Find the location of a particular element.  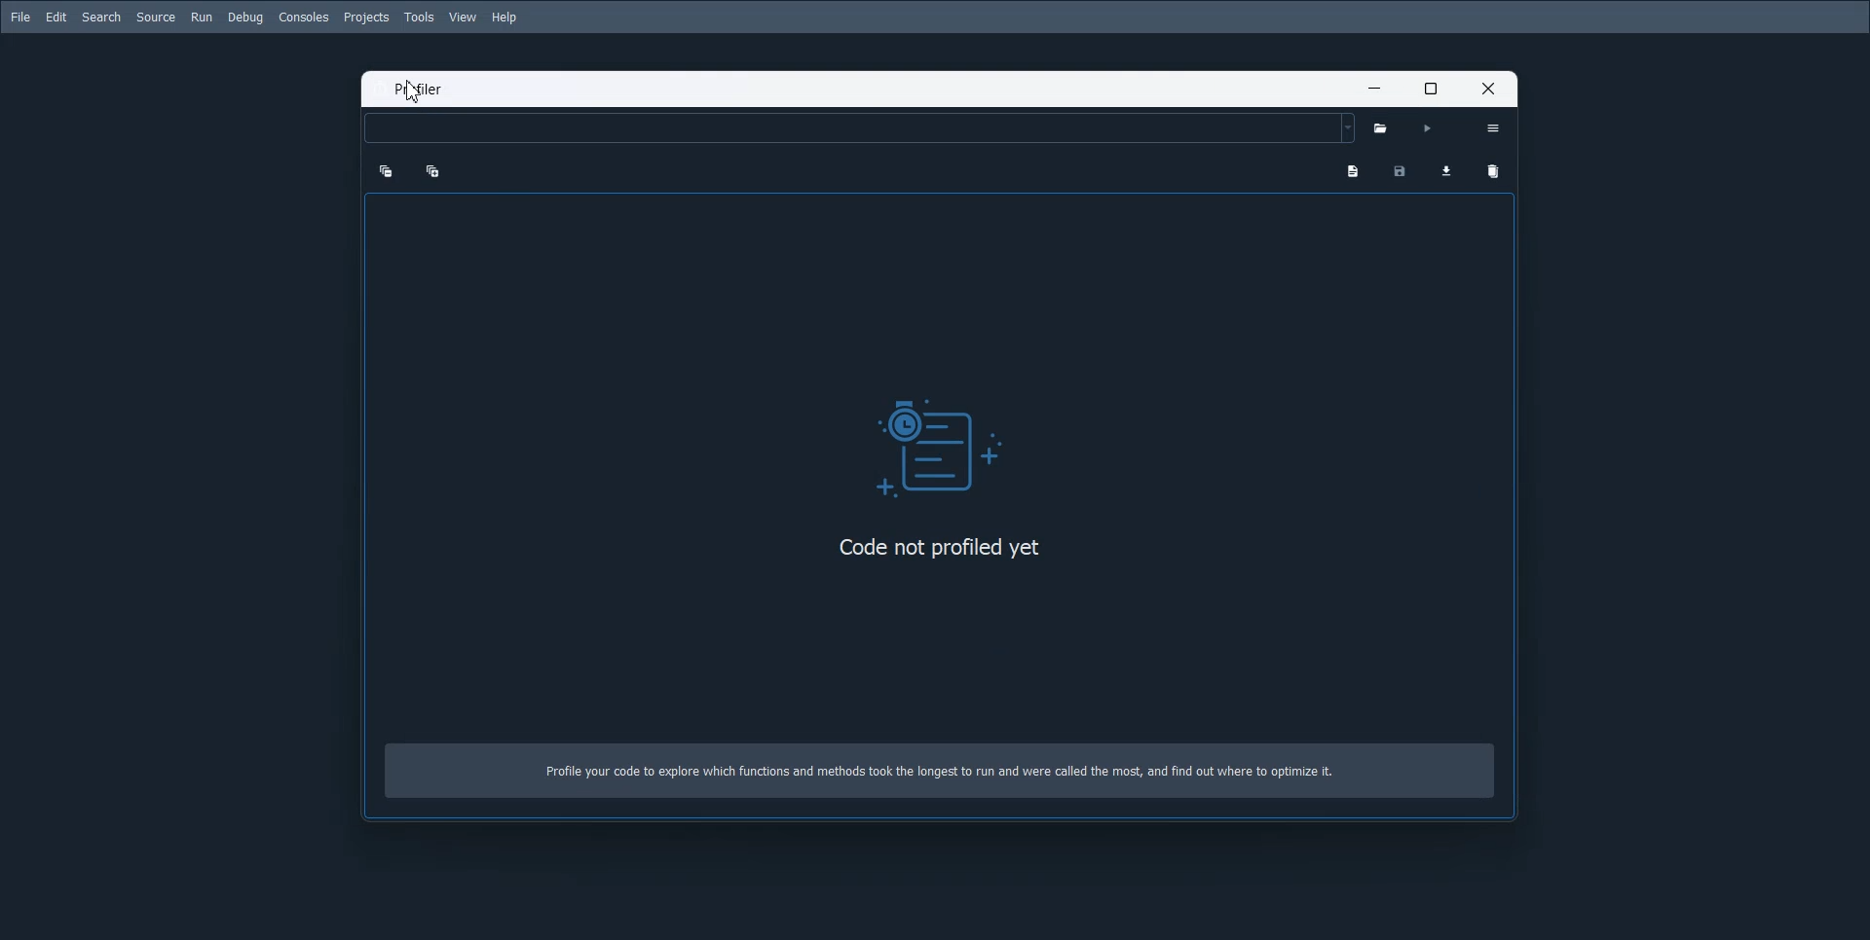

Close is located at coordinates (1493, 88).